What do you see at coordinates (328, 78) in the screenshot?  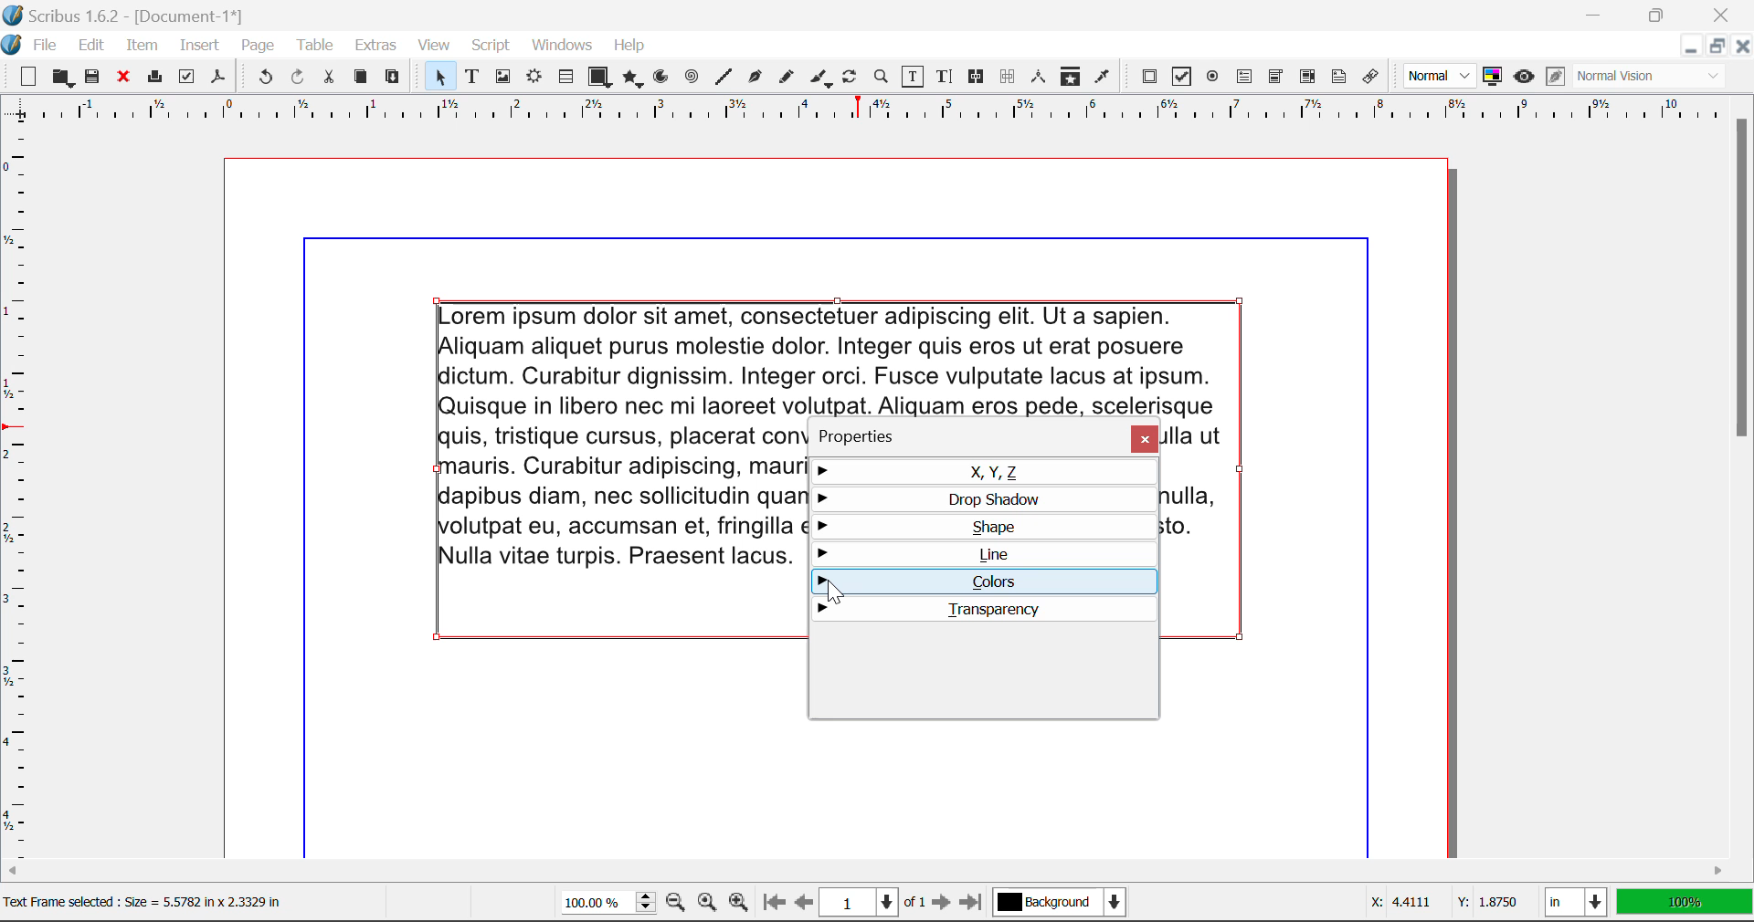 I see `Cut` at bounding box center [328, 78].